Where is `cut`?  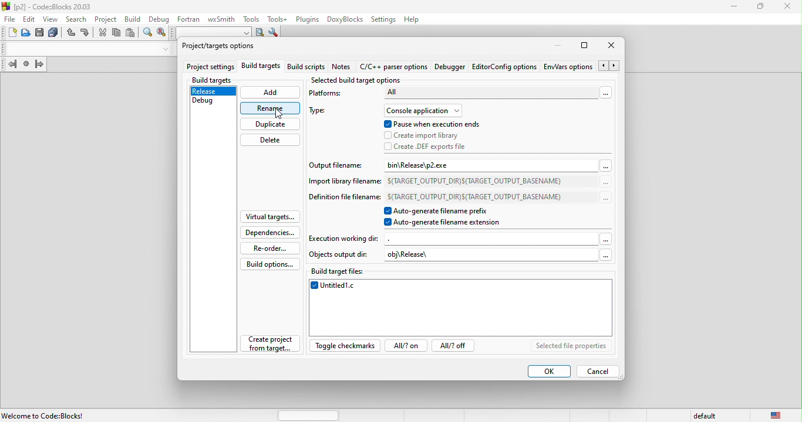 cut is located at coordinates (102, 33).